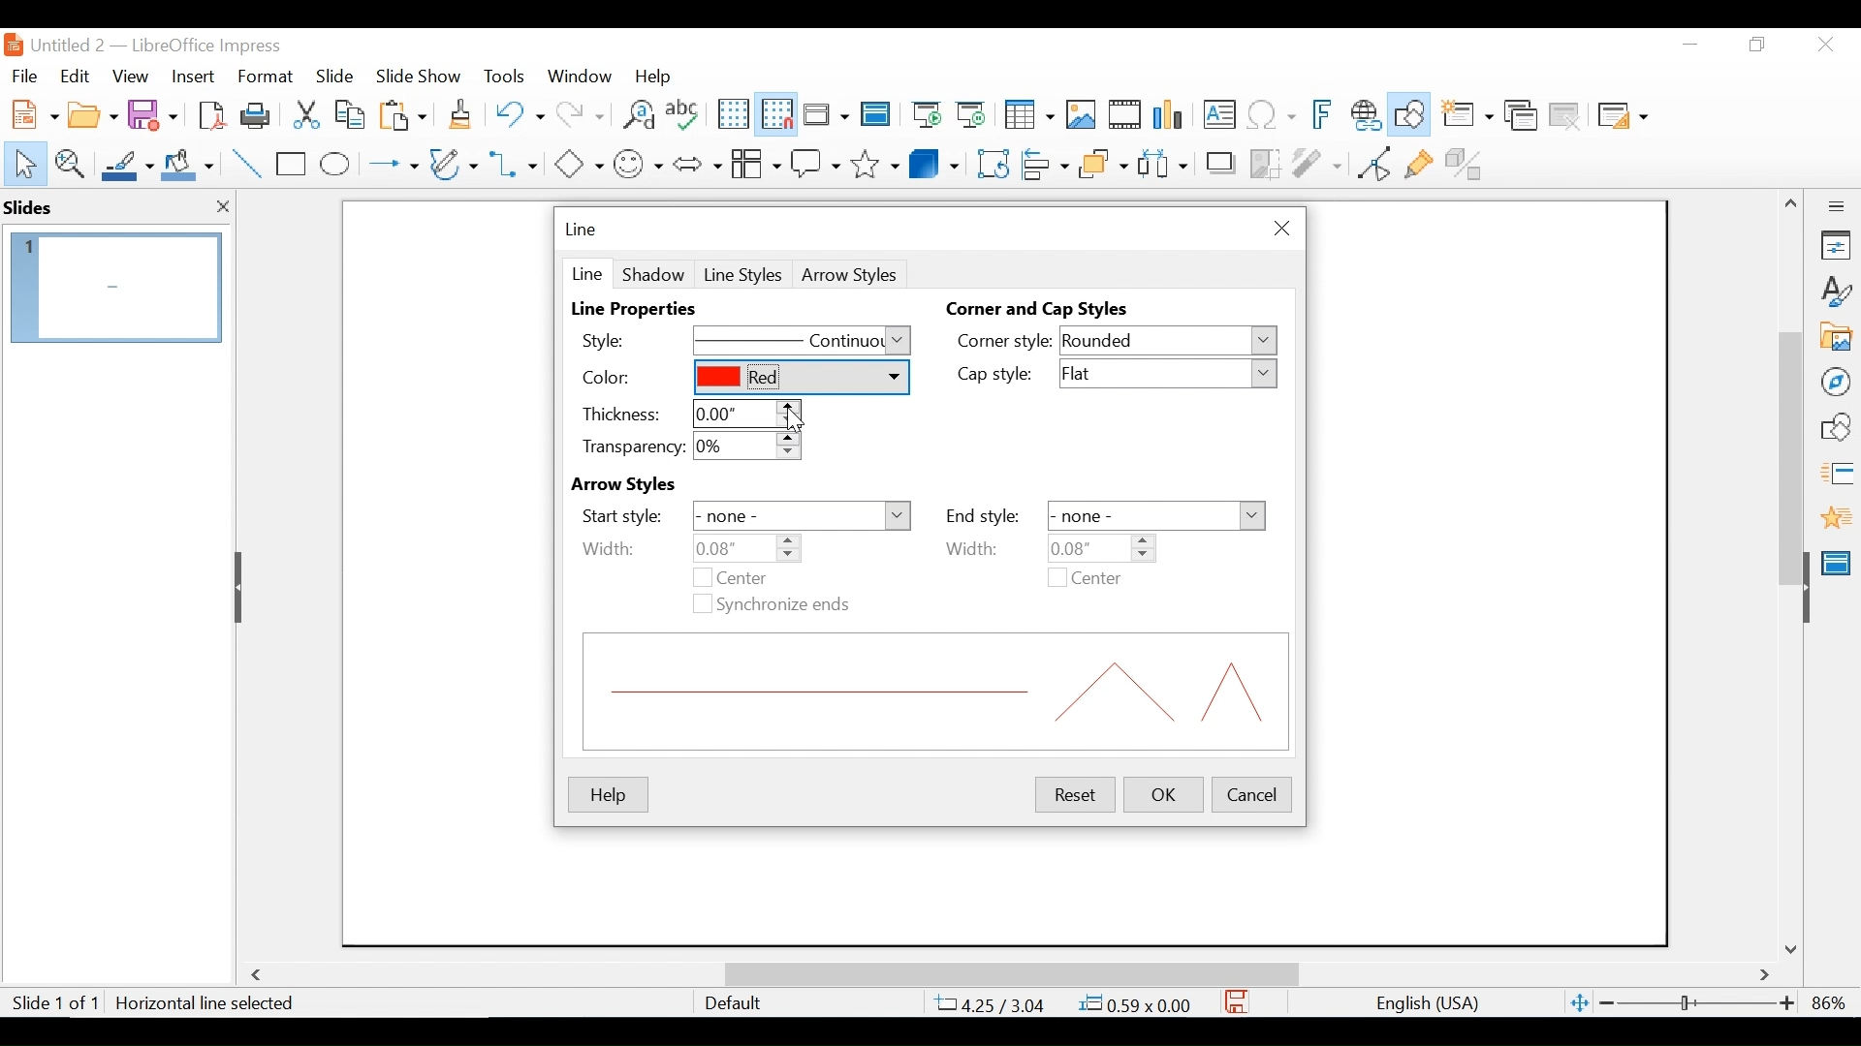 The height and width of the screenshot is (1046, 1861). I want to click on Save, so click(155, 113).